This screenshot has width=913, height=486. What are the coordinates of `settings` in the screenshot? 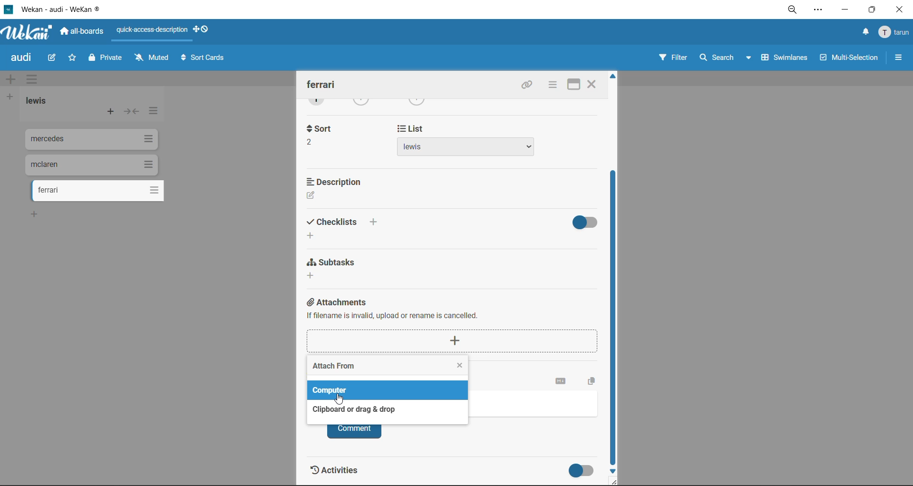 It's located at (819, 11).